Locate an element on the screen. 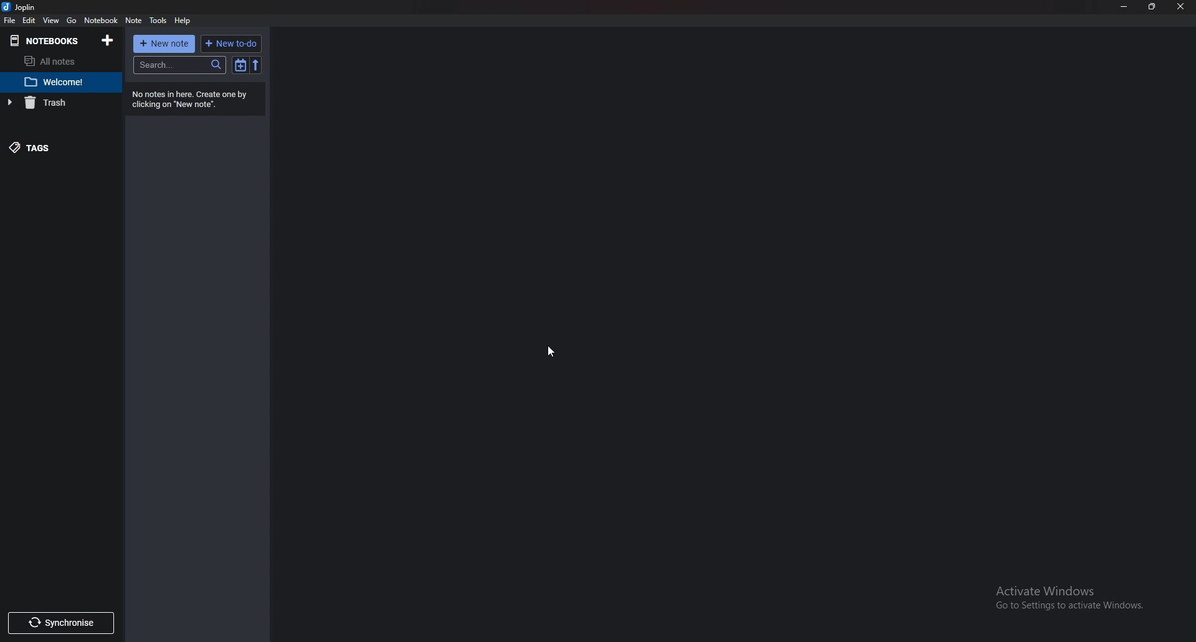  resize is located at coordinates (1151, 6).